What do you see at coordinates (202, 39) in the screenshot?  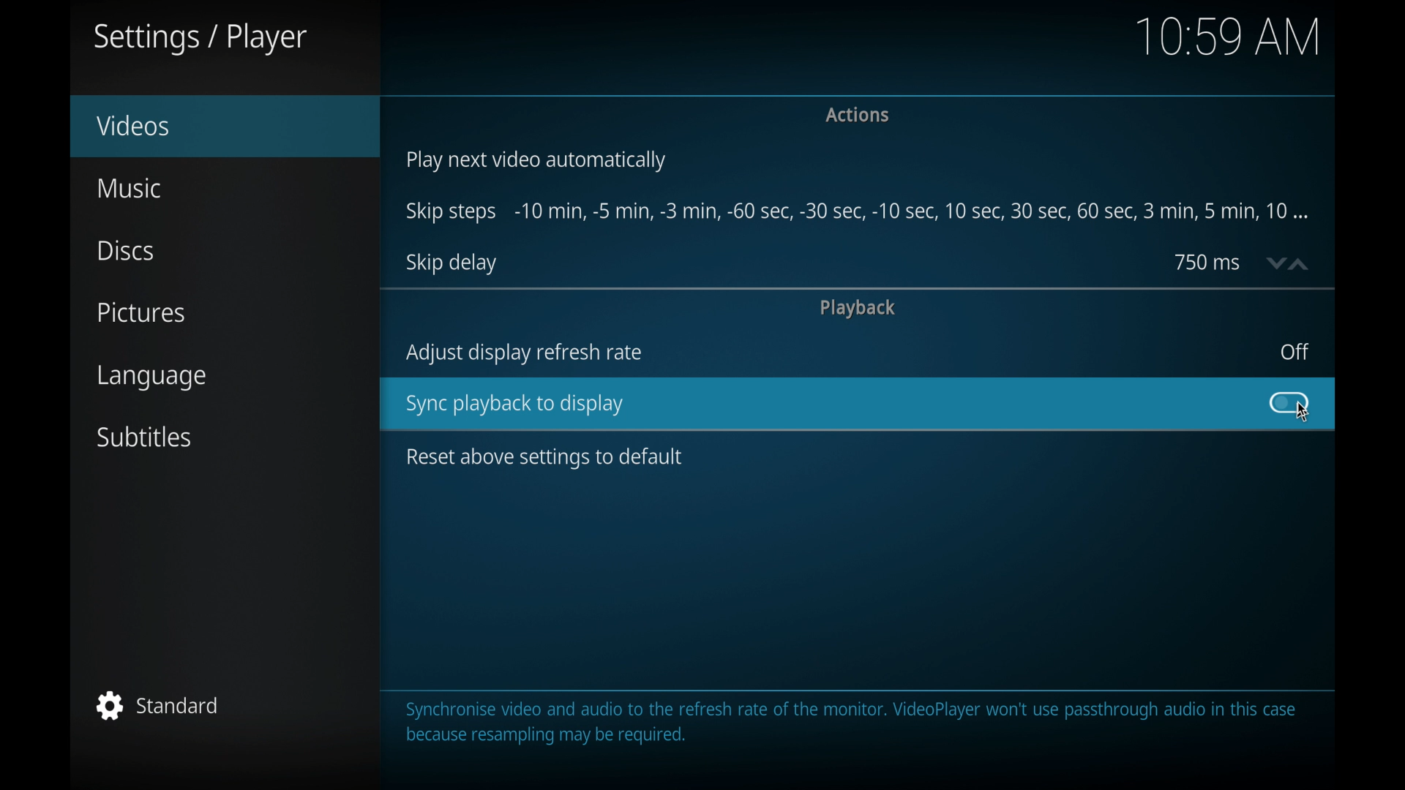 I see `settings/player` at bounding box center [202, 39].